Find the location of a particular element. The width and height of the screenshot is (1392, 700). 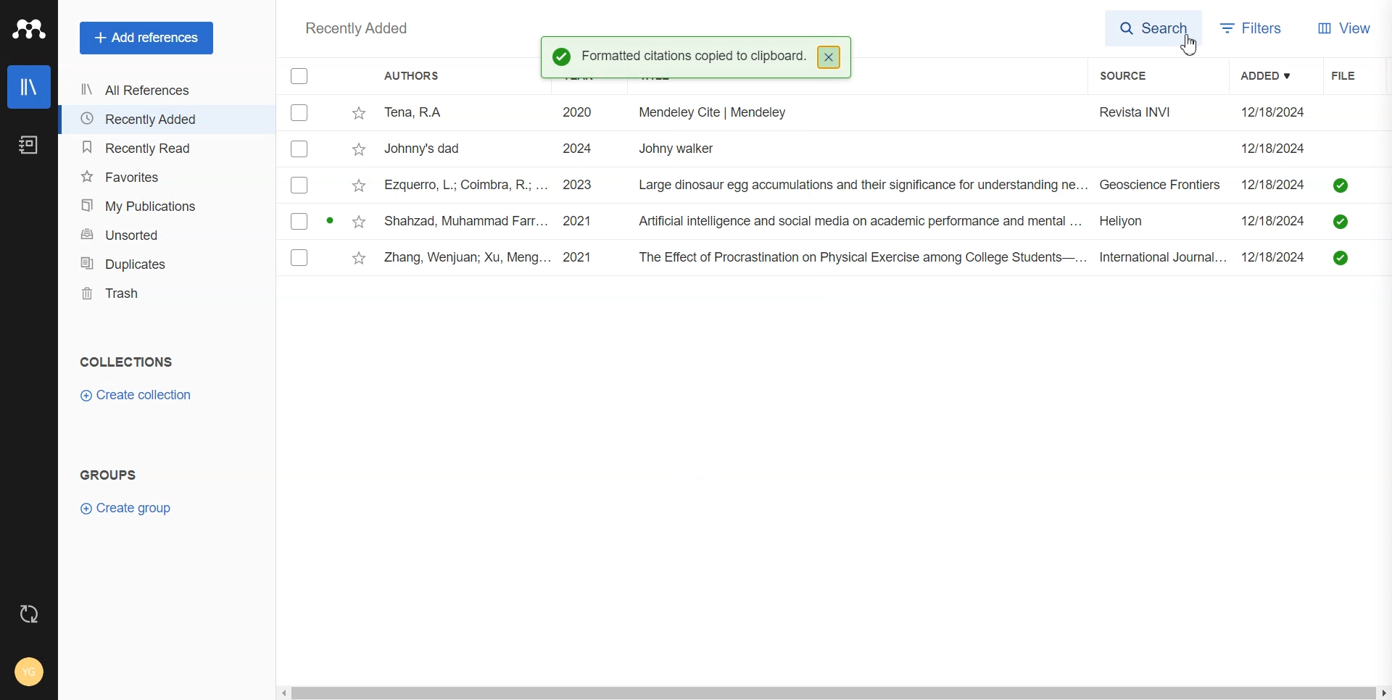

Success  is located at coordinates (561, 56).